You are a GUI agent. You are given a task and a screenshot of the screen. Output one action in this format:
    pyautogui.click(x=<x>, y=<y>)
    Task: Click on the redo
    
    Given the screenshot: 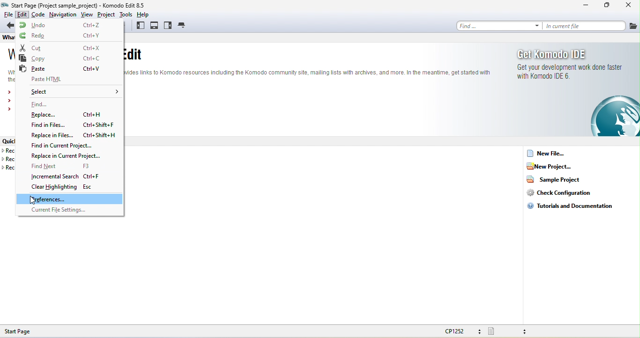 What is the action you would take?
    pyautogui.click(x=64, y=36)
    